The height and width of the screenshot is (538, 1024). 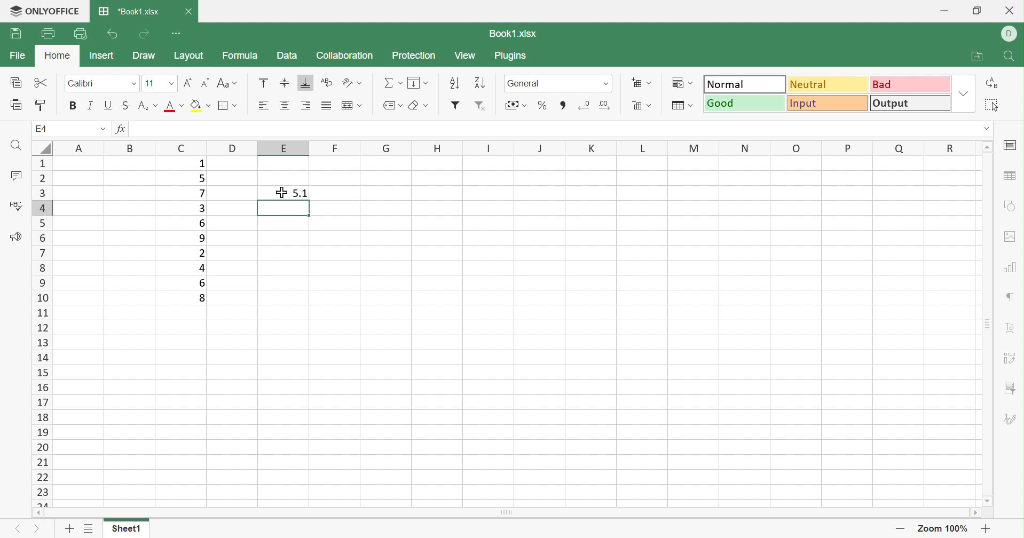 I want to click on Close, so click(x=191, y=11).